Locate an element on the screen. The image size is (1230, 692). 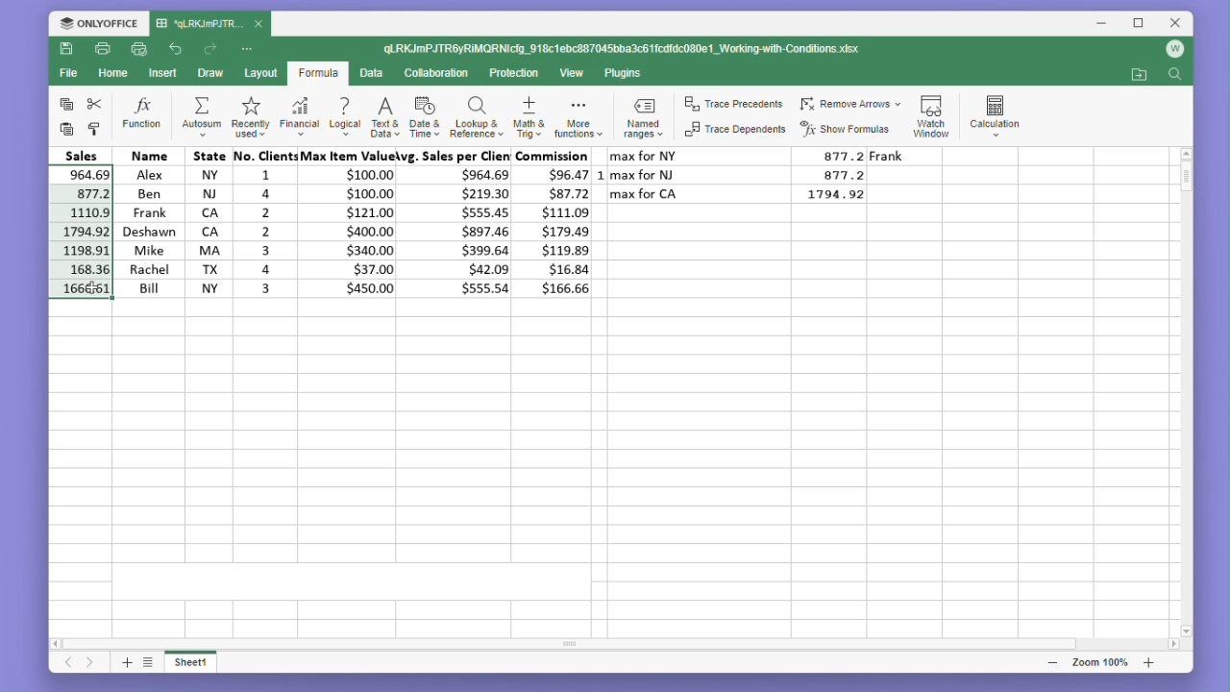
Logical is located at coordinates (344, 115).